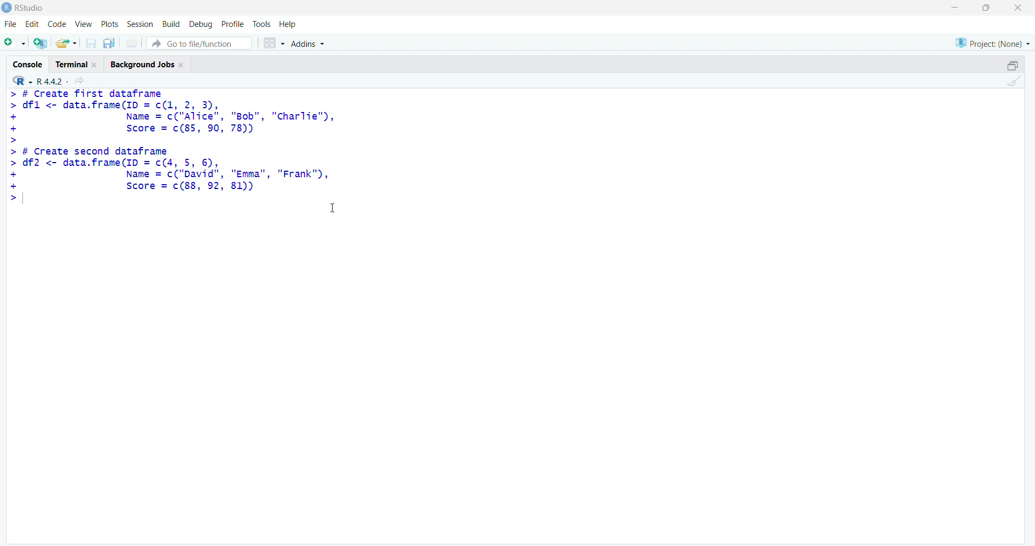  I want to click on clear console, so click(1011, 81).